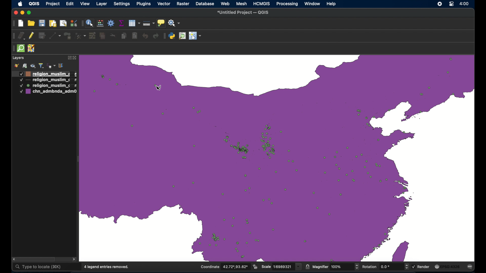 This screenshot has height=273, width=486. I want to click on delete selected, so click(103, 35).